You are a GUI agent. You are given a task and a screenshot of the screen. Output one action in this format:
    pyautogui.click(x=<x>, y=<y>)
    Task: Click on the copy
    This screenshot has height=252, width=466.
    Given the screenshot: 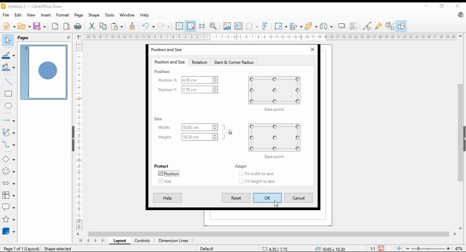 What is the action you would take?
    pyautogui.click(x=103, y=26)
    